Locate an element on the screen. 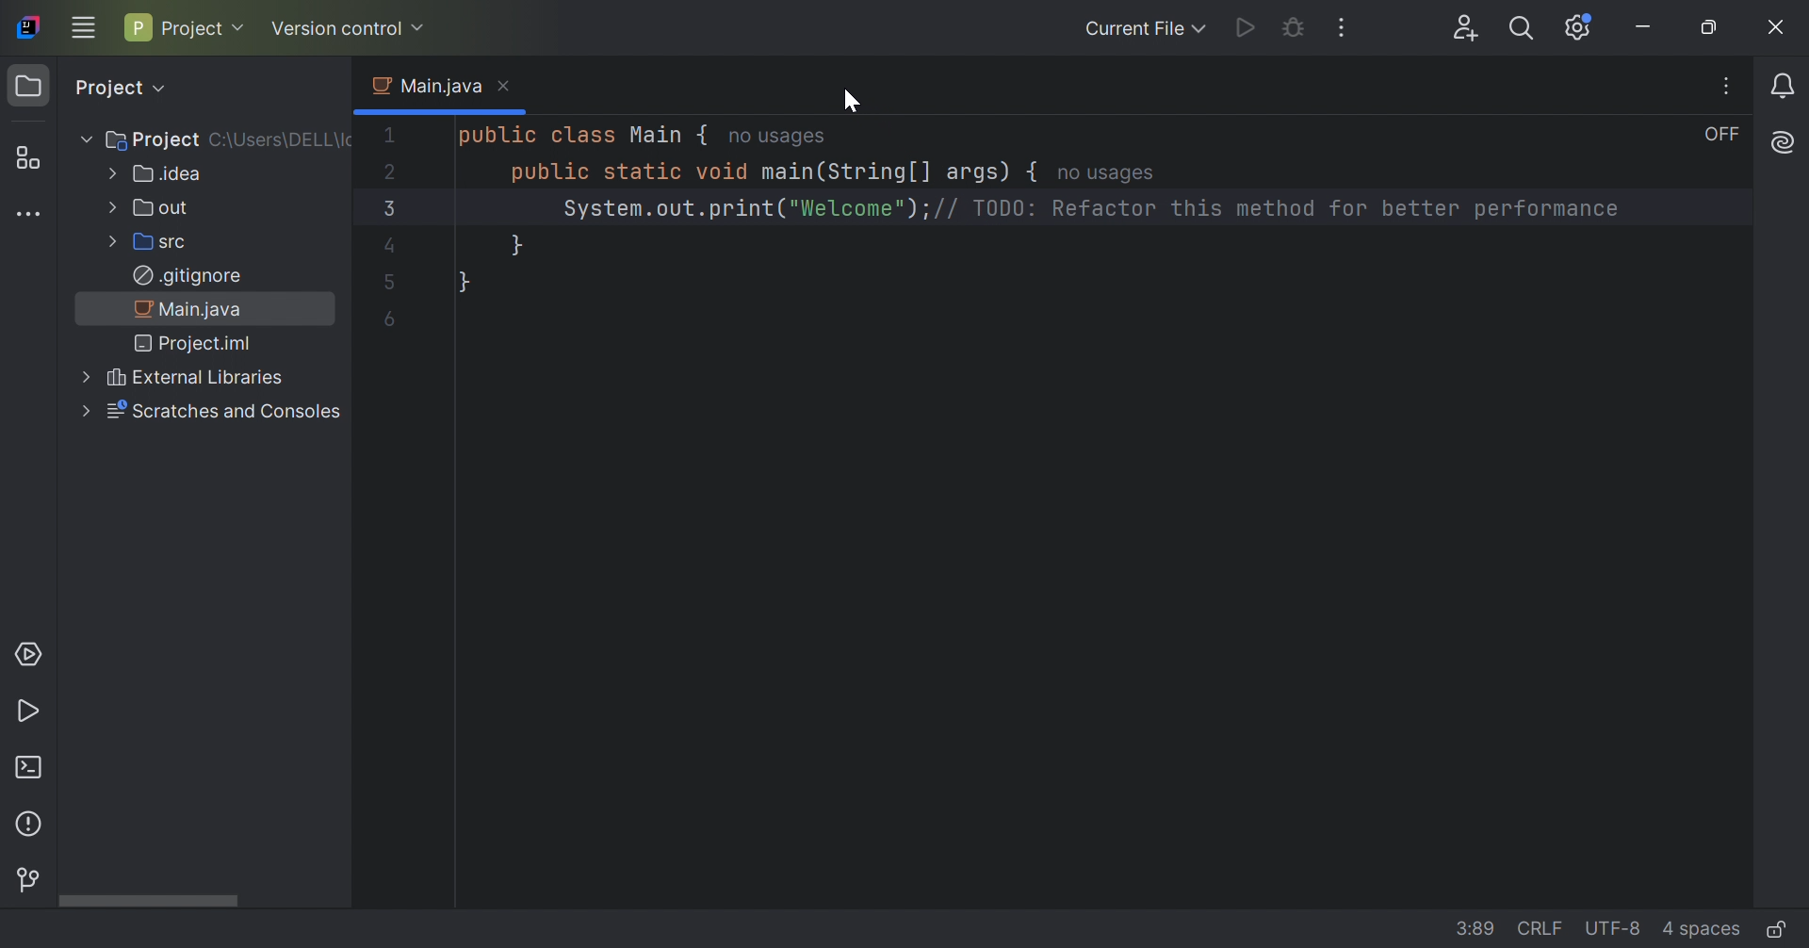  External Libraries is located at coordinates (176, 378).